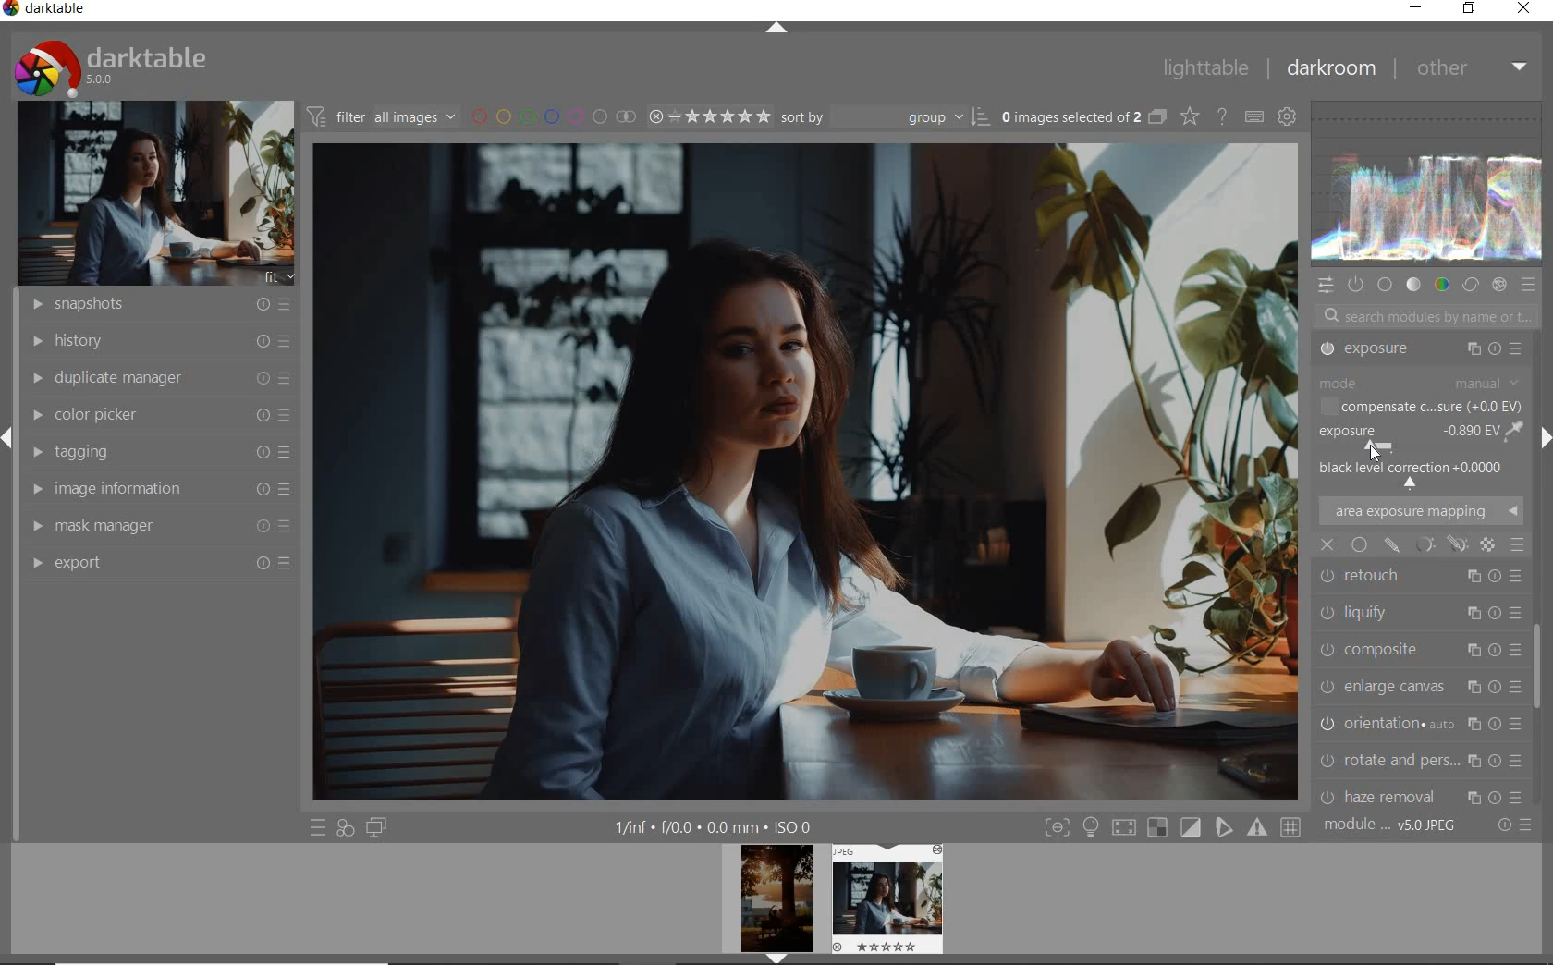 The height and width of the screenshot is (965, 1553). I want to click on SYSTEM NAME, so click(46, 12).